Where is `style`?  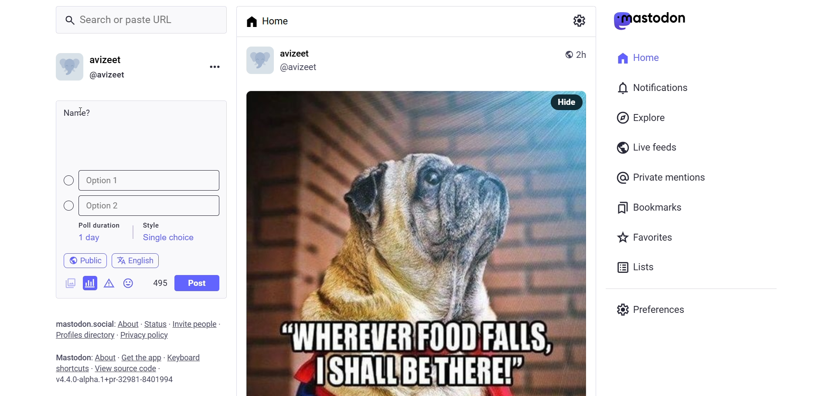
style is located at coordinates (156, 224).